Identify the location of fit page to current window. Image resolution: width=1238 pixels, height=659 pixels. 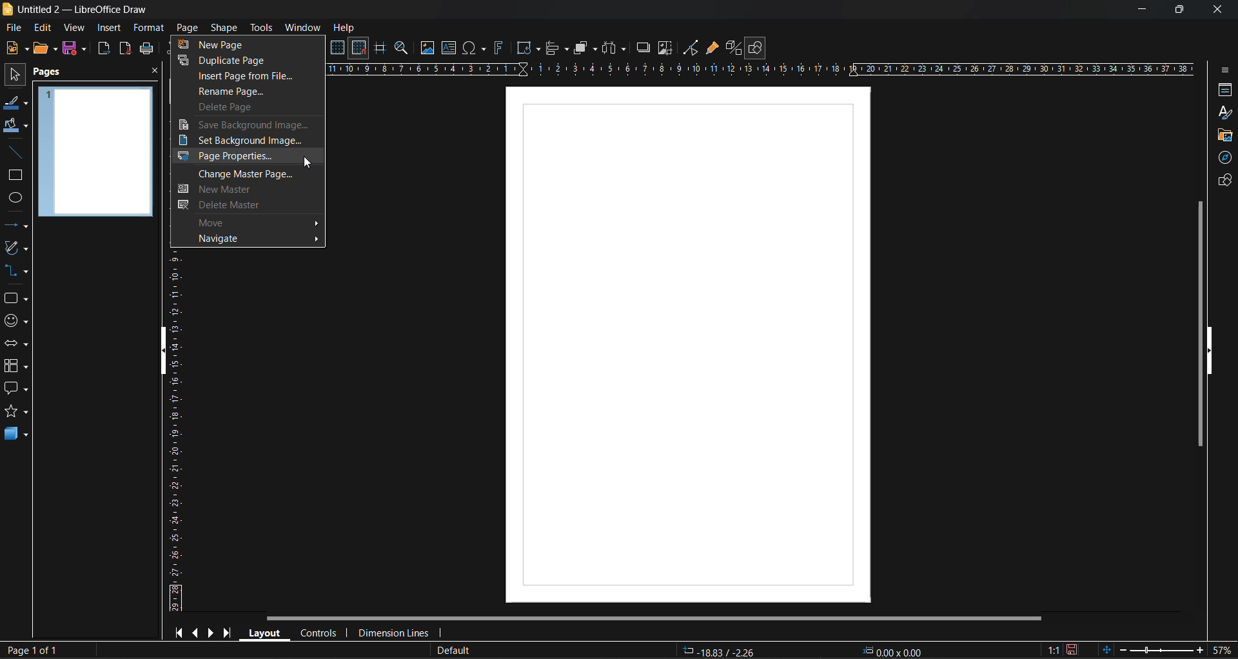
(1106, 649).